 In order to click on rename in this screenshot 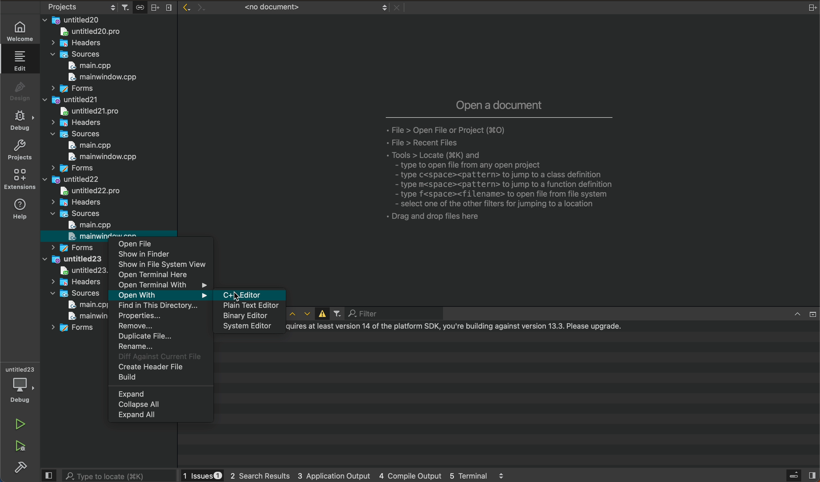, I will do `click(161, 347)`.